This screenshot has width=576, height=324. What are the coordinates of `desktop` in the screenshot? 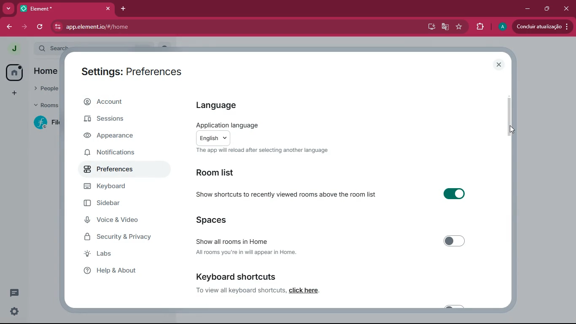 It's located at (430, 27).